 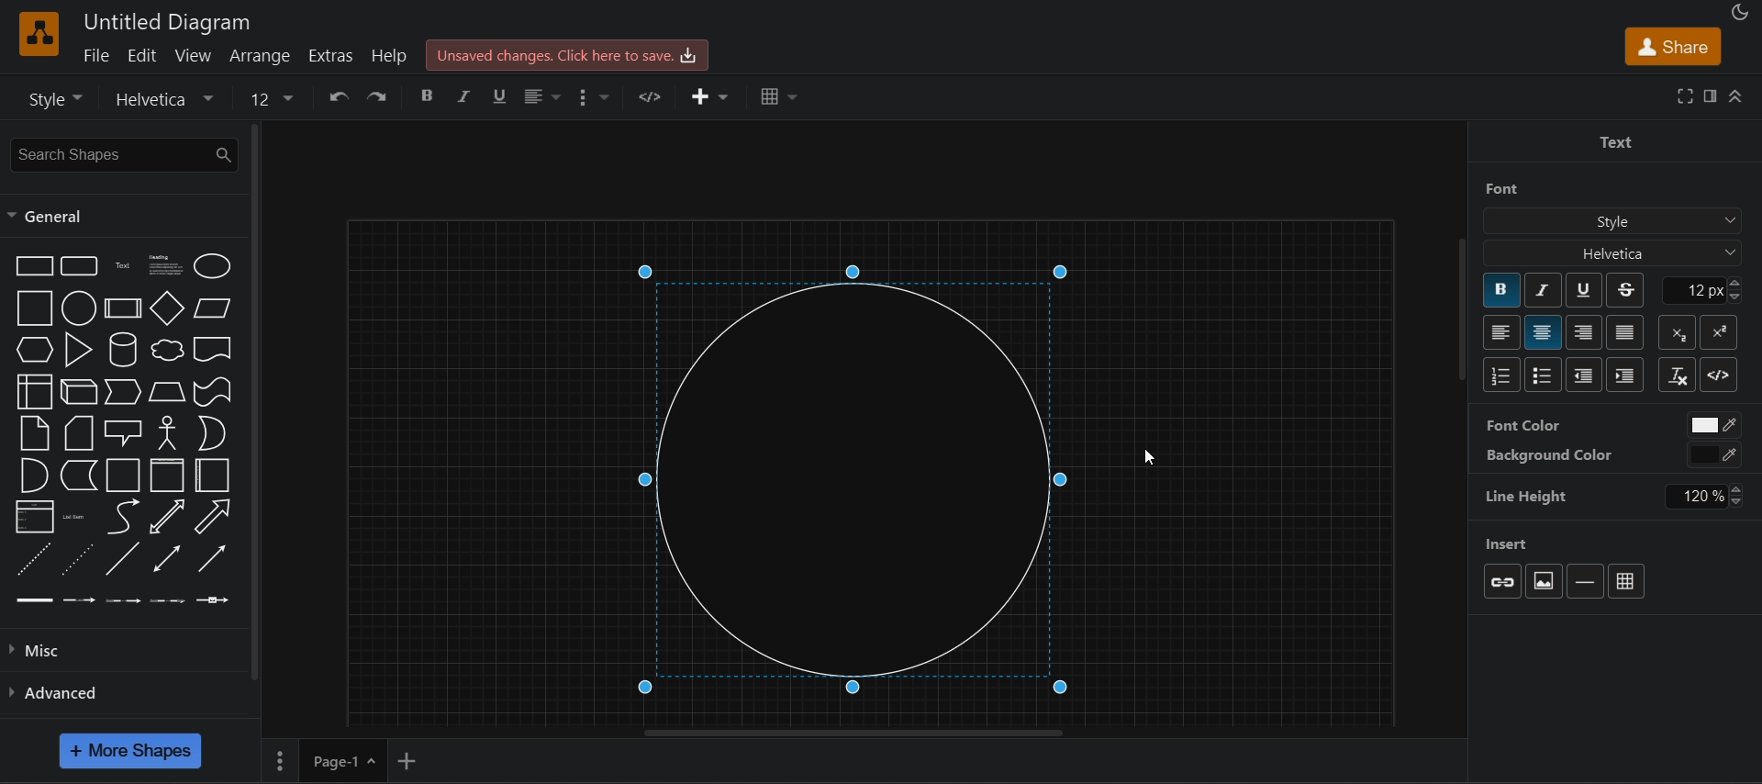 What do you see at coordinates (125, 561) in the screenshot?
I see `line` at bounding box center [125, 561].